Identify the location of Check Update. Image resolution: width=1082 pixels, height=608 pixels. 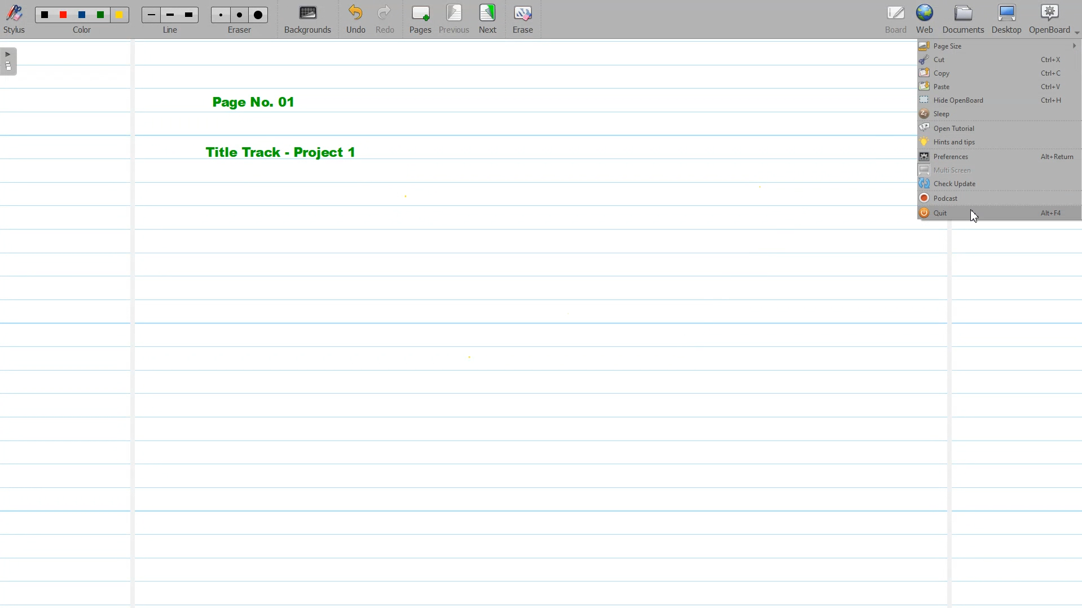
(1000, 184).